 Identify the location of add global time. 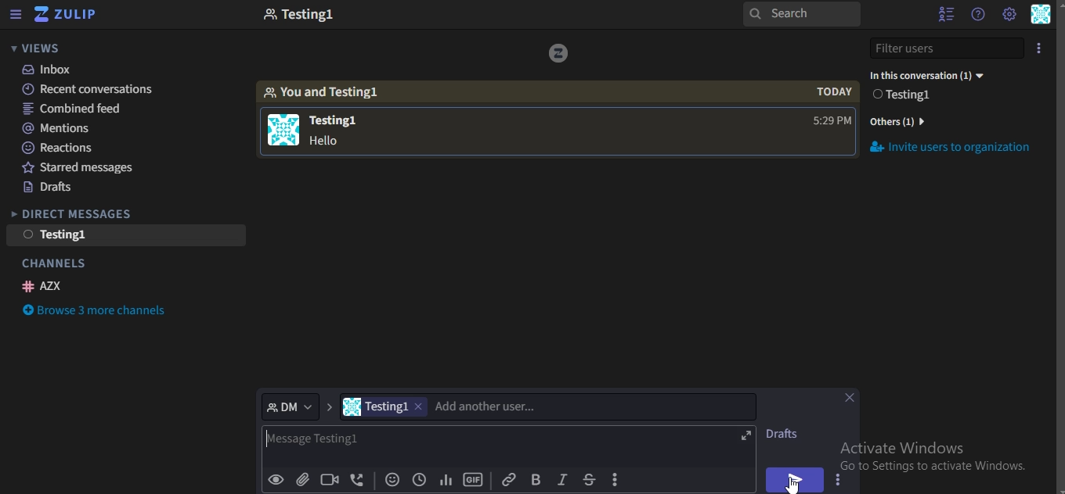
(417, 481).